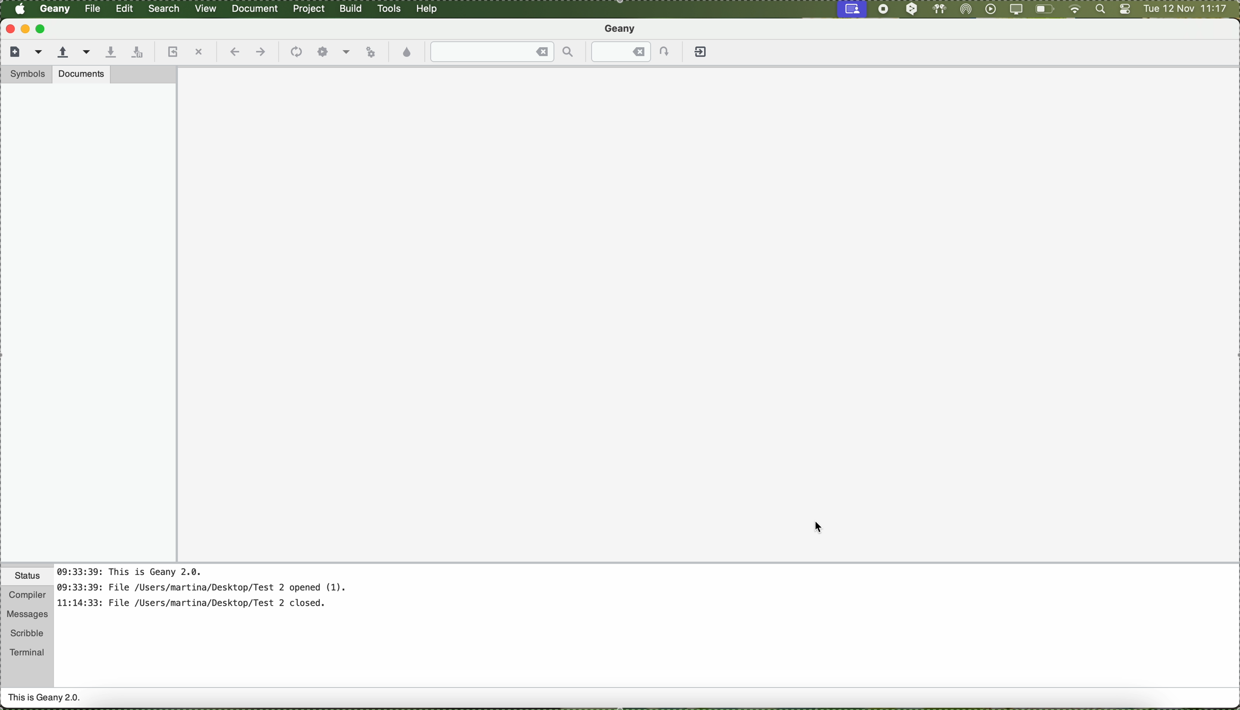 This screenshot has height=710, width=1240. Describe the element at coordinates (408, 53) in the screenshot. I see `choose color` at that location.